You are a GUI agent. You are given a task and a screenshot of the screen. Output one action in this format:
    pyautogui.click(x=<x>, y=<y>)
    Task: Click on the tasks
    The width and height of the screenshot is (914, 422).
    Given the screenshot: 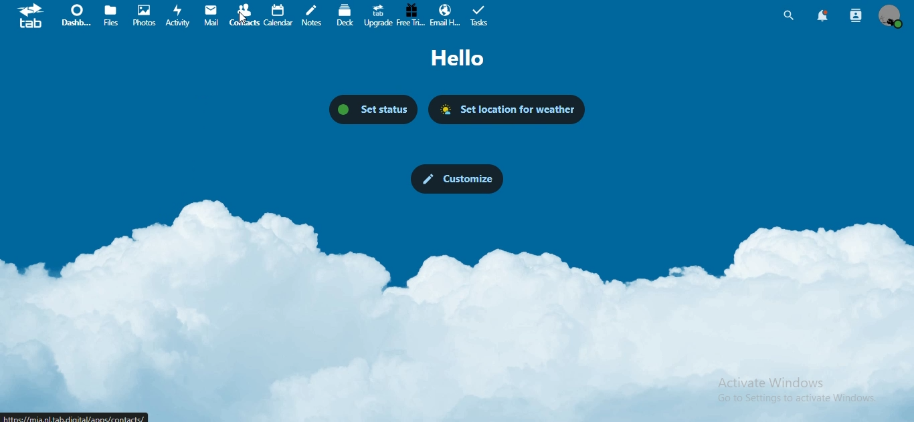 What is the action you would take?
    pyautogui.click(x=481, y=15)
    